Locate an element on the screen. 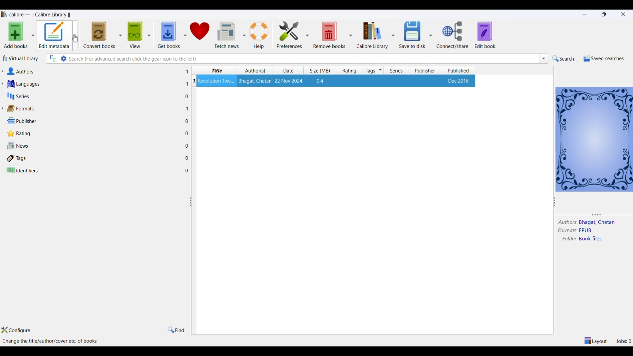  series and number of series is located at coordinates (18, 96).